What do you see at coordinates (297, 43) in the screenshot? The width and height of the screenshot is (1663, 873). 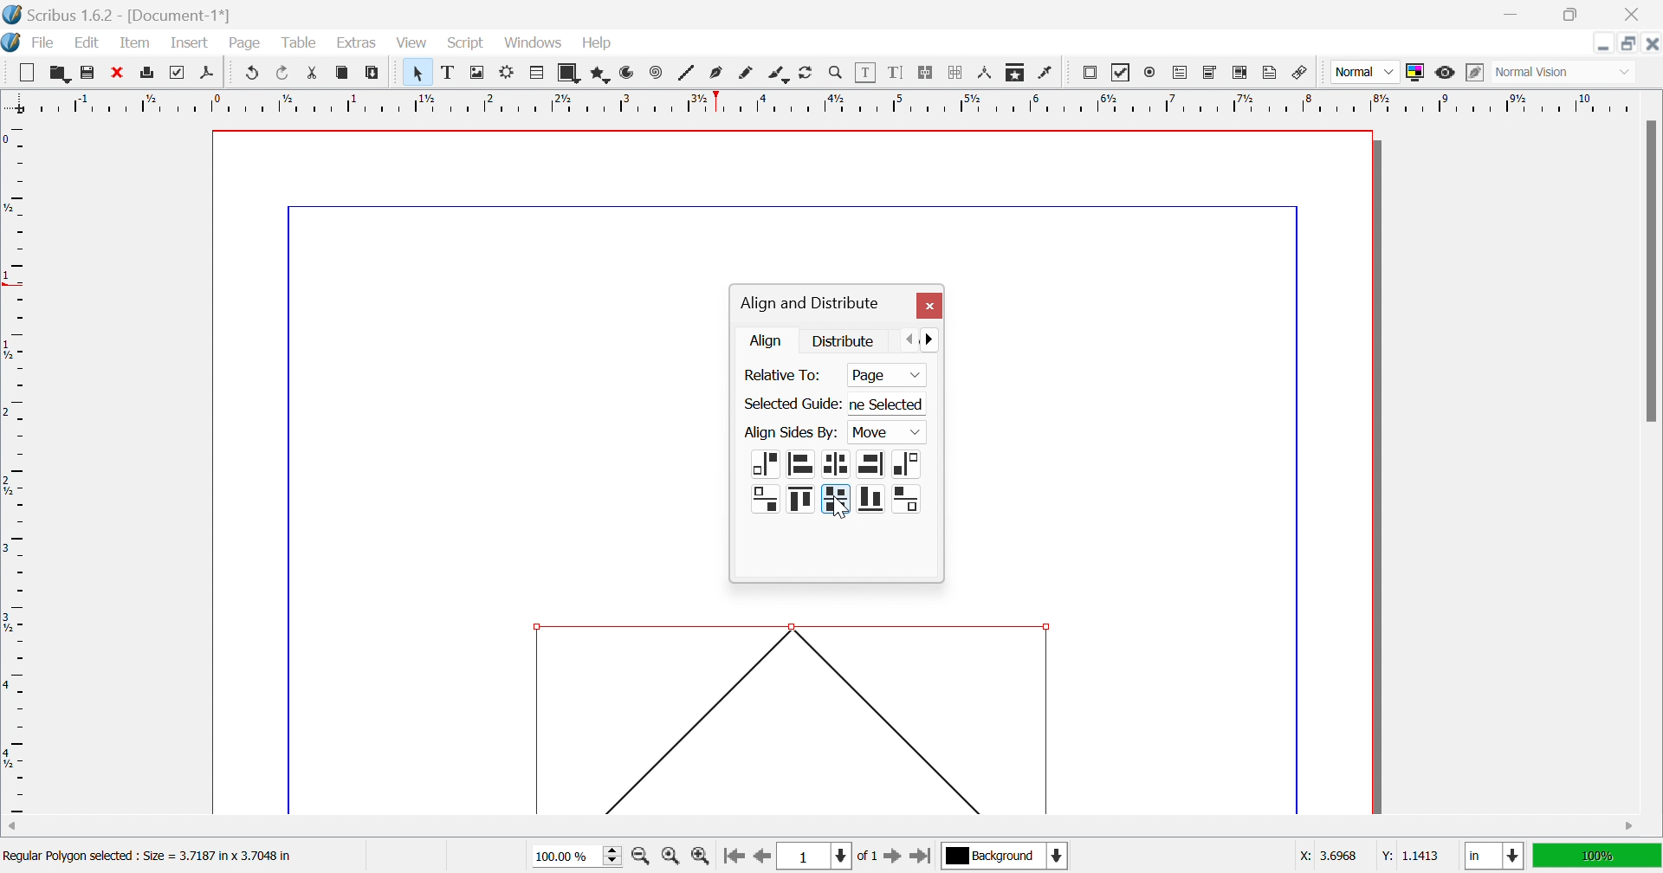 I see `Table` at bounding box center [297, 43].